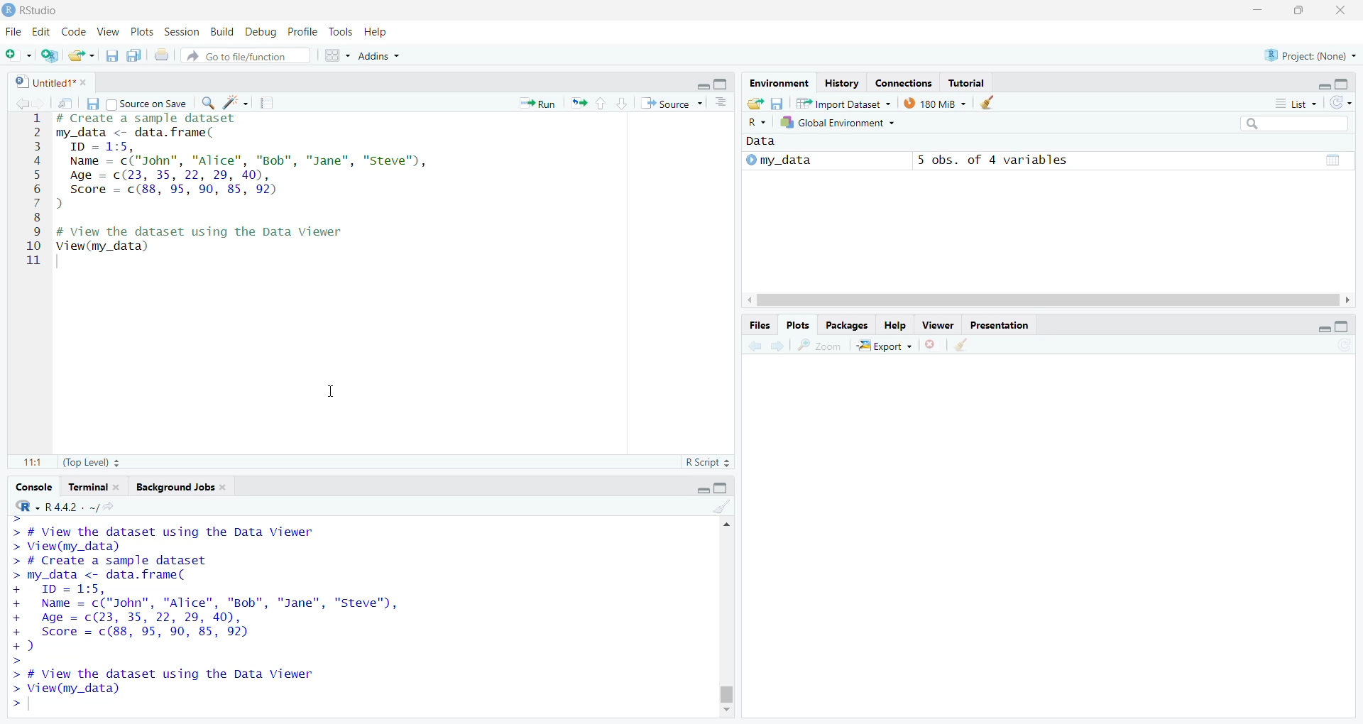  I want to click on Close, so click(1339, 11).